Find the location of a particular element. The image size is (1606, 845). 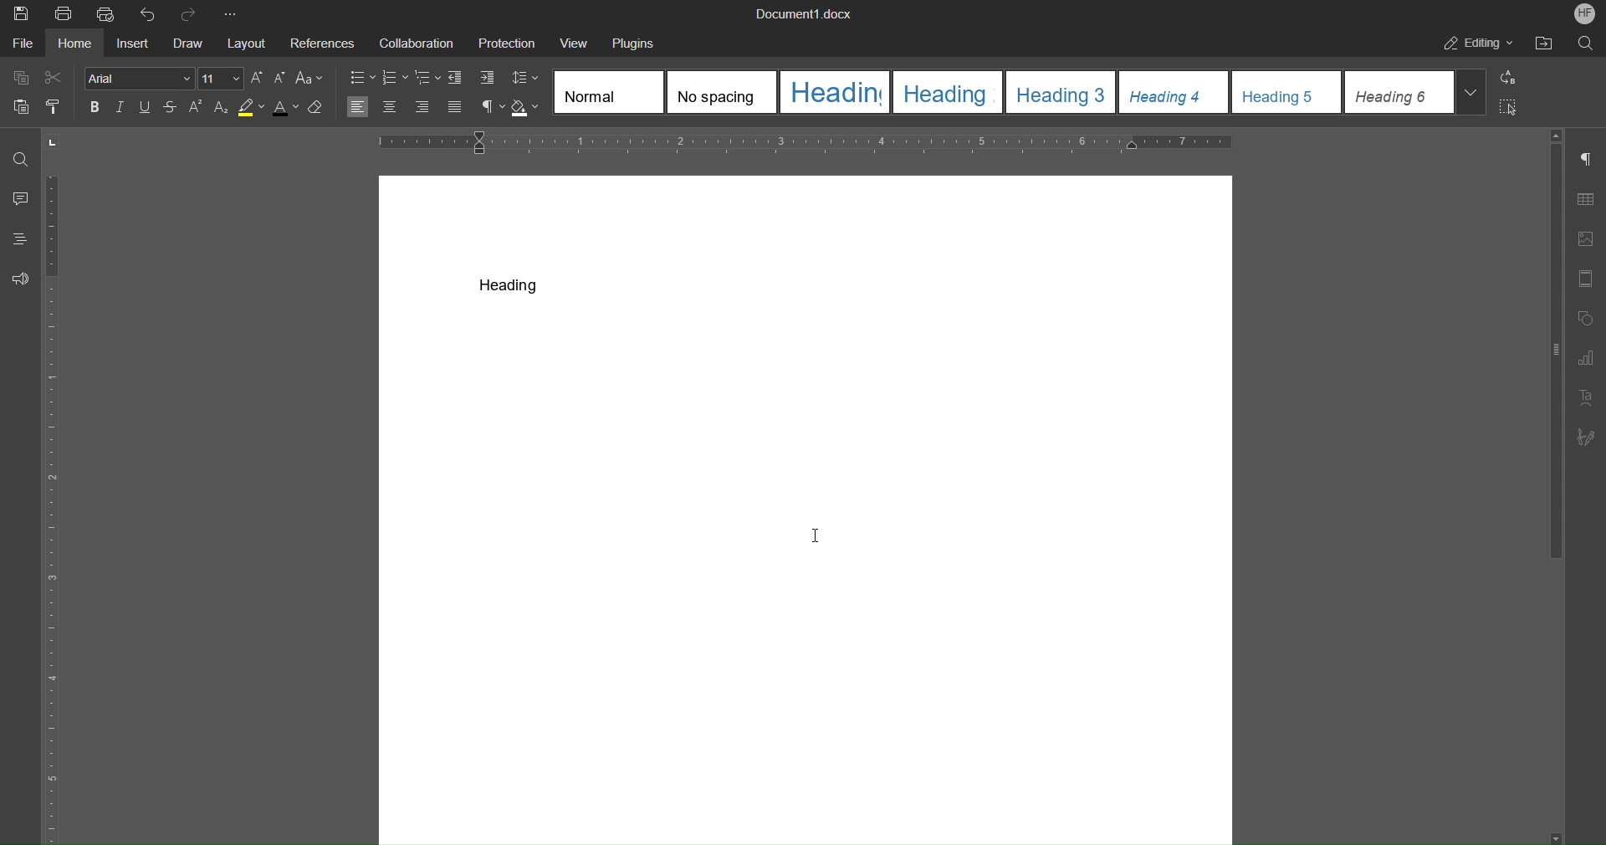

HF is located at coordinates (1582, 13).